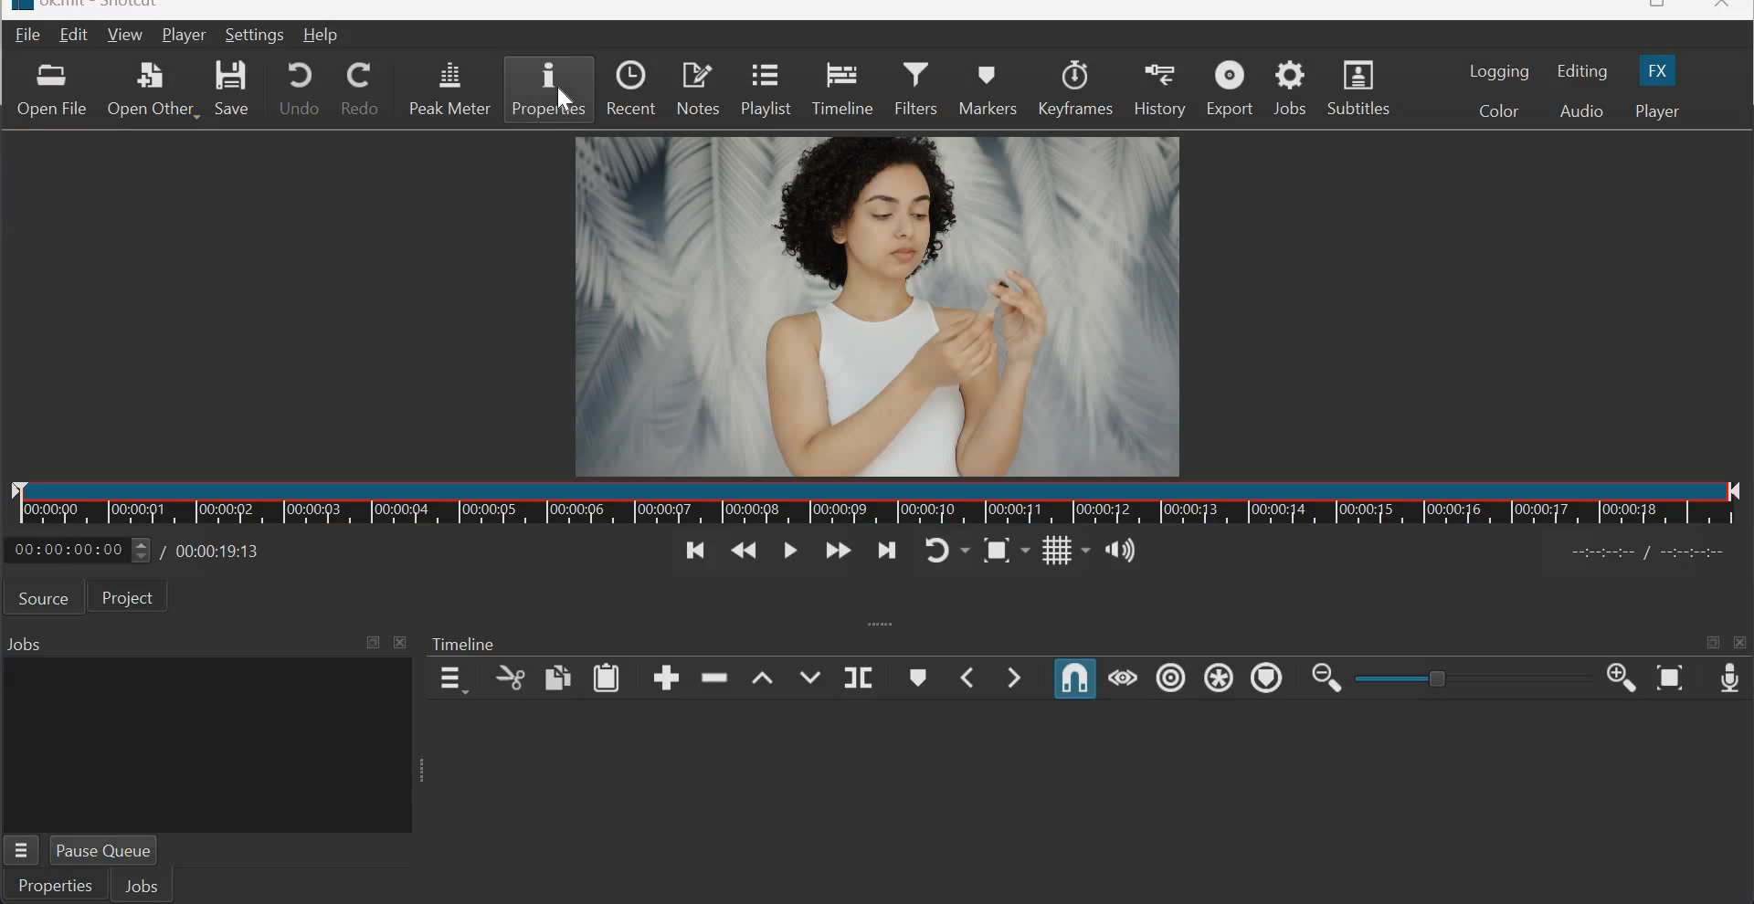 This screenshot has height=904, width=1754. What do you see at coordinates (20, 849) in the screenshot?
I see `Properties menu` at bounding box center [20, 849].